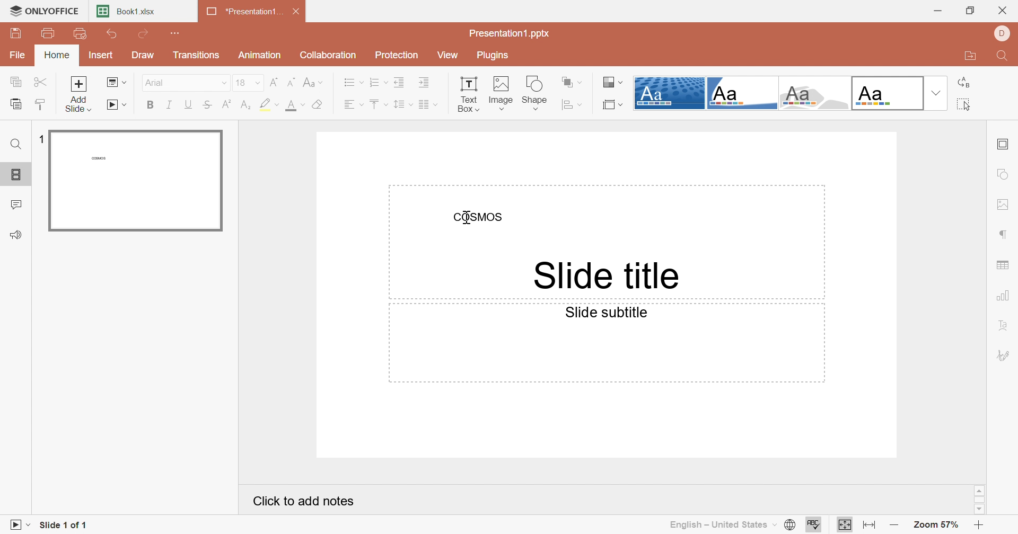 Image resolution: width=1018 pixels, height=534 pixels. What do you see at coordinates (292, 83) in the screenshot?
I see `Decrement font size` at bounding box center [292, 83].